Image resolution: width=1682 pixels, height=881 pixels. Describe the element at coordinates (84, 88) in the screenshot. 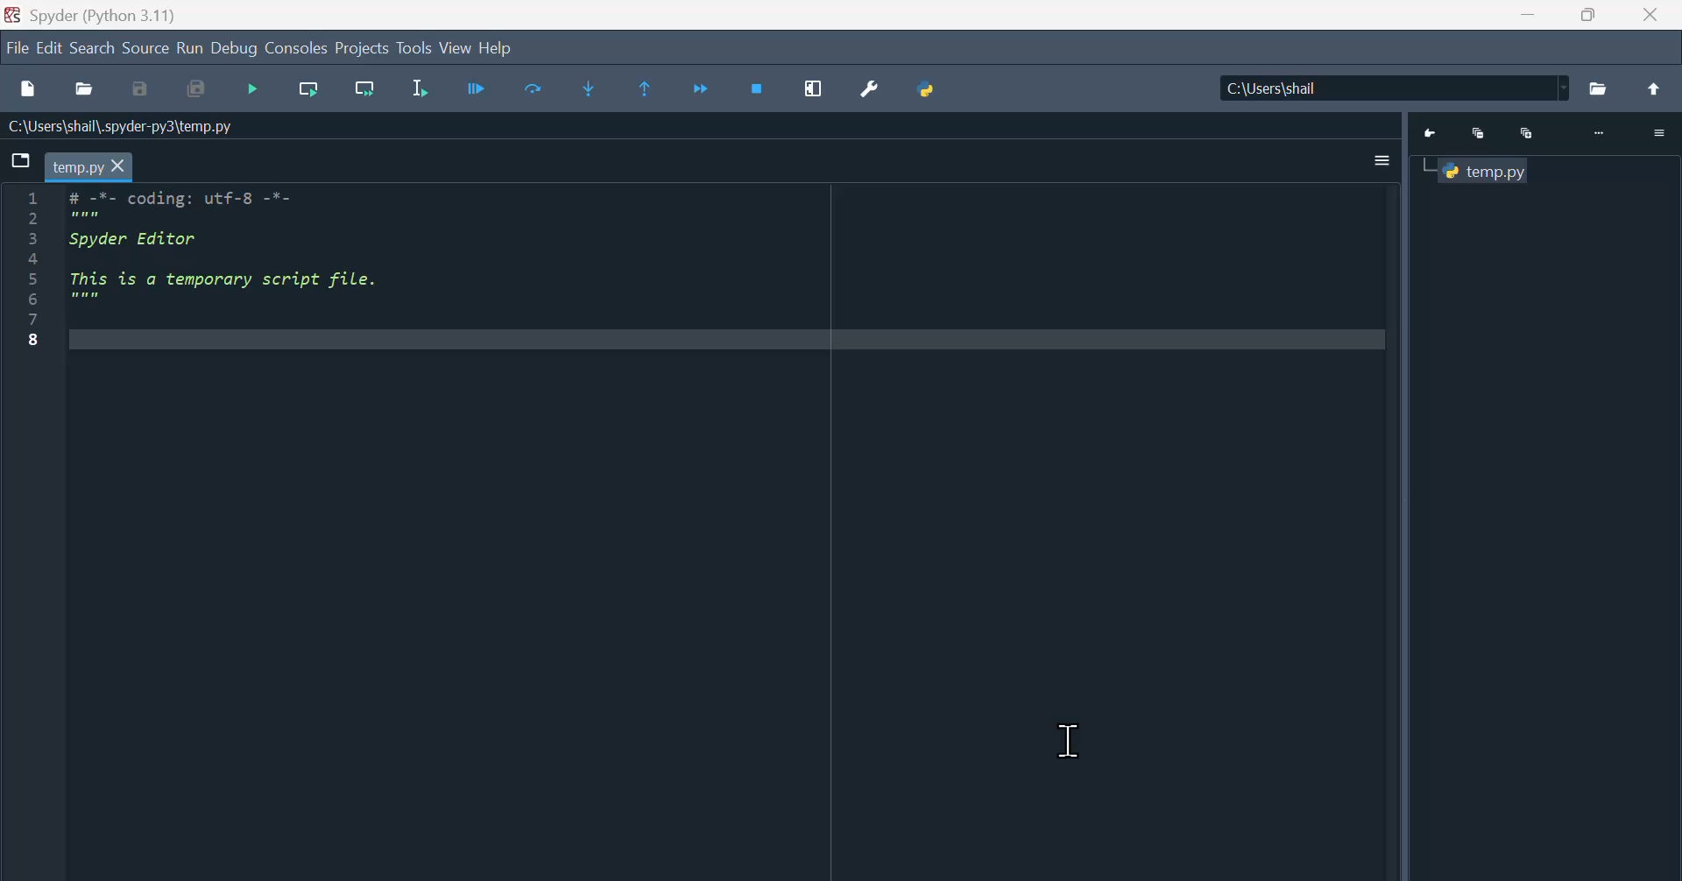

I see `Open file` at that location.